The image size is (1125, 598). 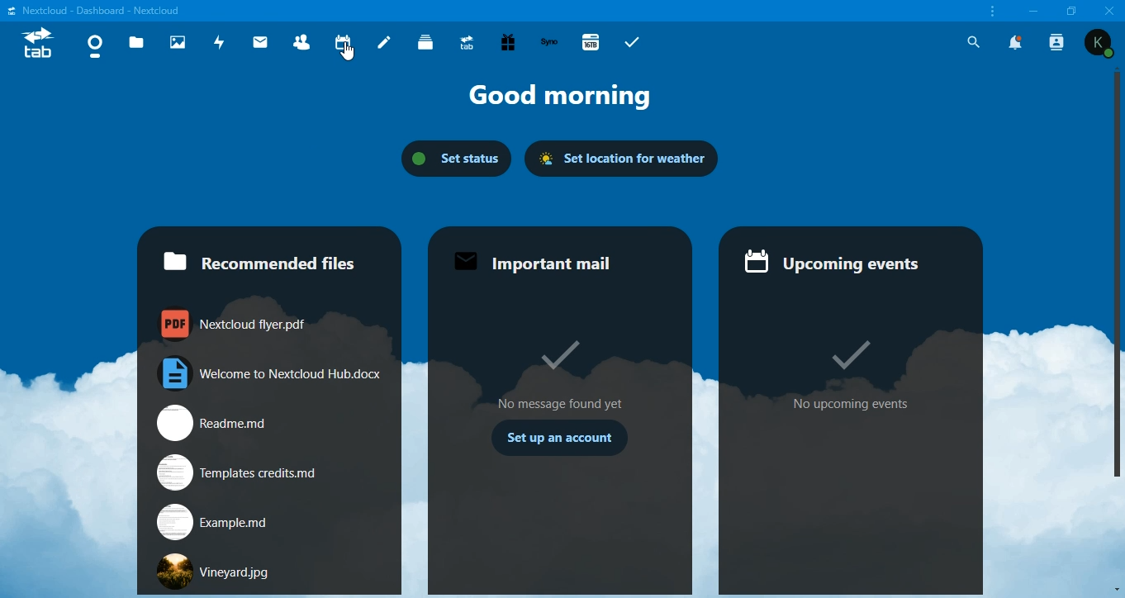 I want to click on close, so click(x=1108, y=10).